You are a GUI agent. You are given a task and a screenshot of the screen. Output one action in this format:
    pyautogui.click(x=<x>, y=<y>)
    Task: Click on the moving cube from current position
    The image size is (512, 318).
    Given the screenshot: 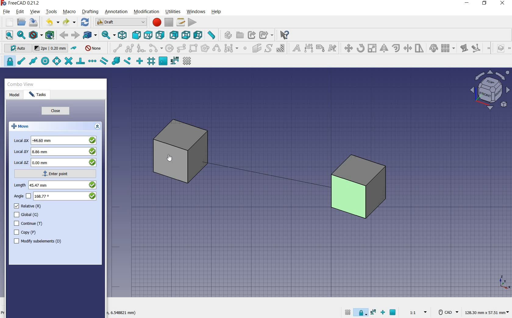 What is the action you would take?
    pyautogui.click(x=269, y=169)
    